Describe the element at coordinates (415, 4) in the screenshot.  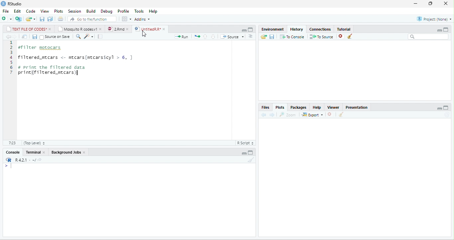
I see `minimize` at that location.